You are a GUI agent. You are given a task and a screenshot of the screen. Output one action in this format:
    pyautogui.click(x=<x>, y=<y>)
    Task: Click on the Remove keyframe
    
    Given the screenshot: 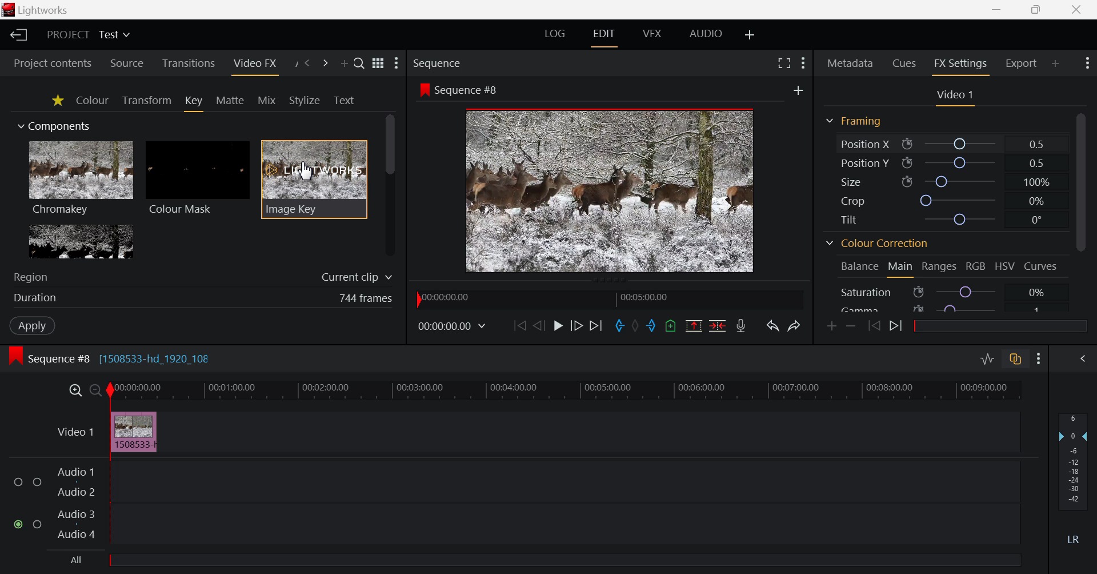 What is the action you would take?
    pyautogui.click(x=853, y=325)
    